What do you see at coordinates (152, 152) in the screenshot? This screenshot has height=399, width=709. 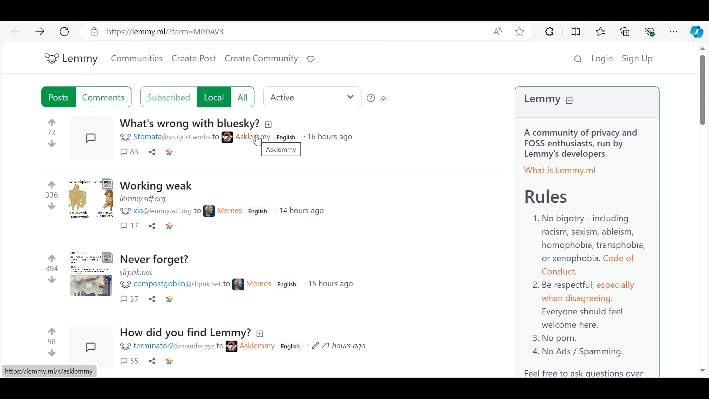 I see `Share` at bounding box center [152, 152].